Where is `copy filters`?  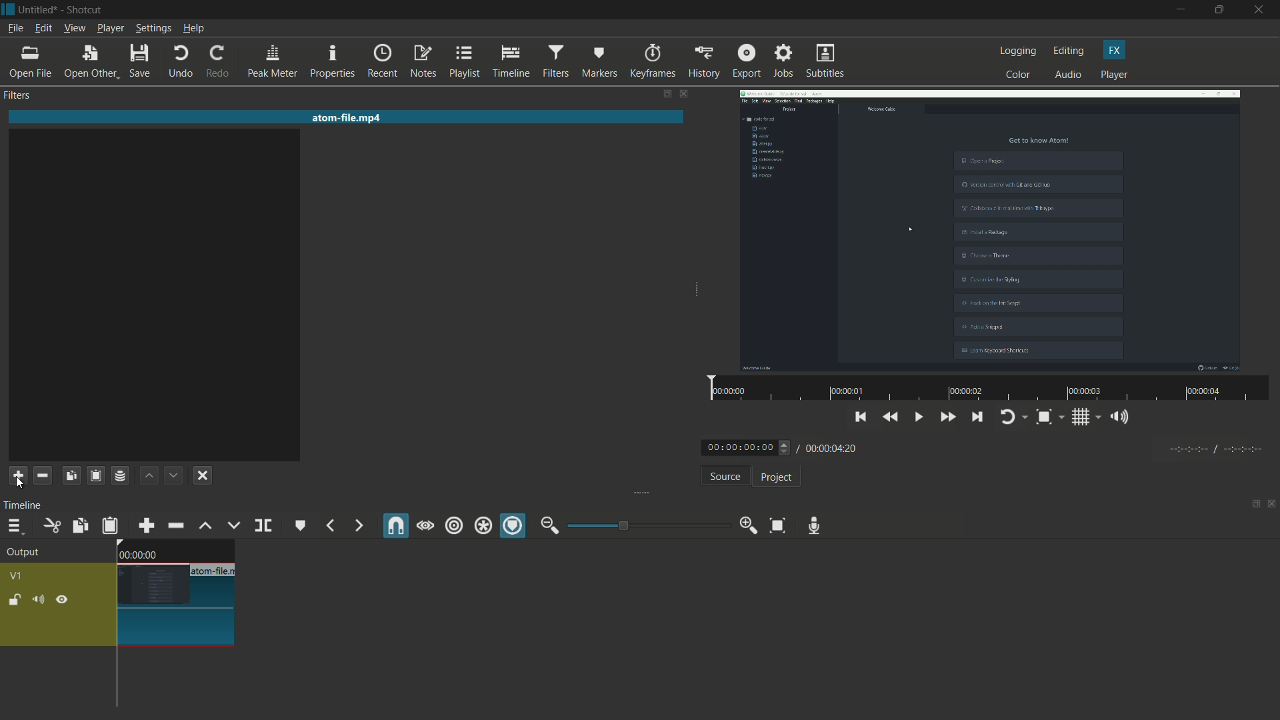
copy filters is located at coordinates (70, 475).